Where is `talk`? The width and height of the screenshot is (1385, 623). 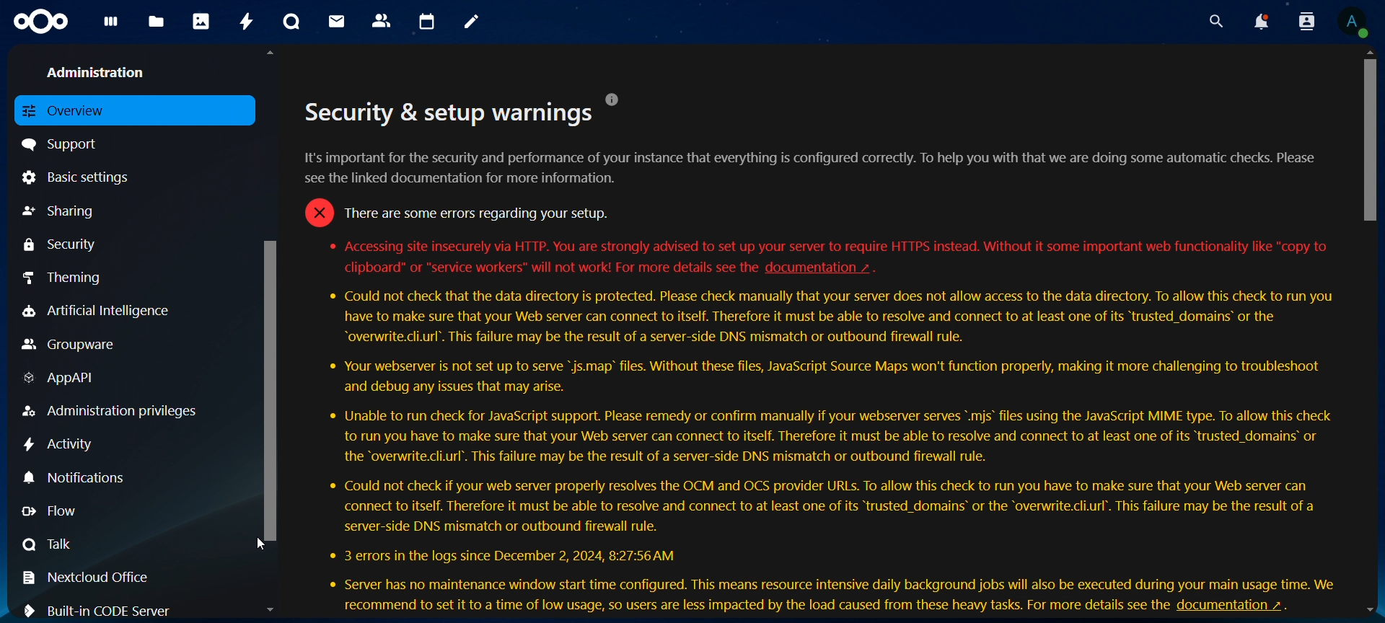 talk is located at coordinates (49, 544).